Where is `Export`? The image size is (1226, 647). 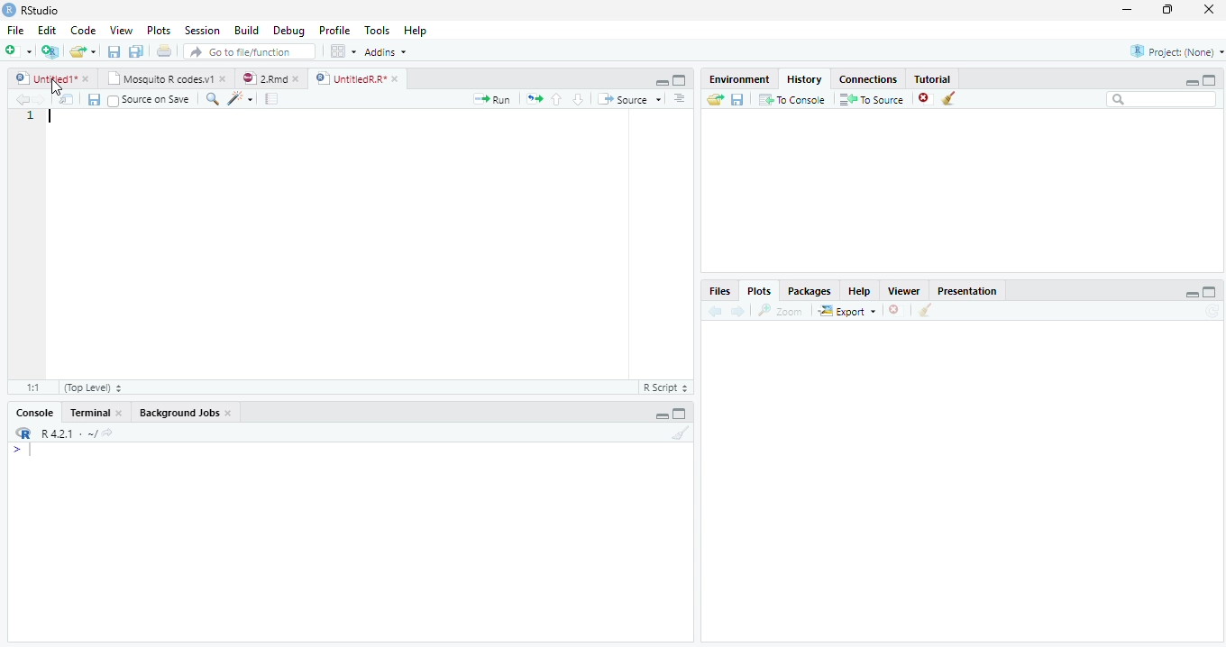
Export is located at coordinates (846, 311).